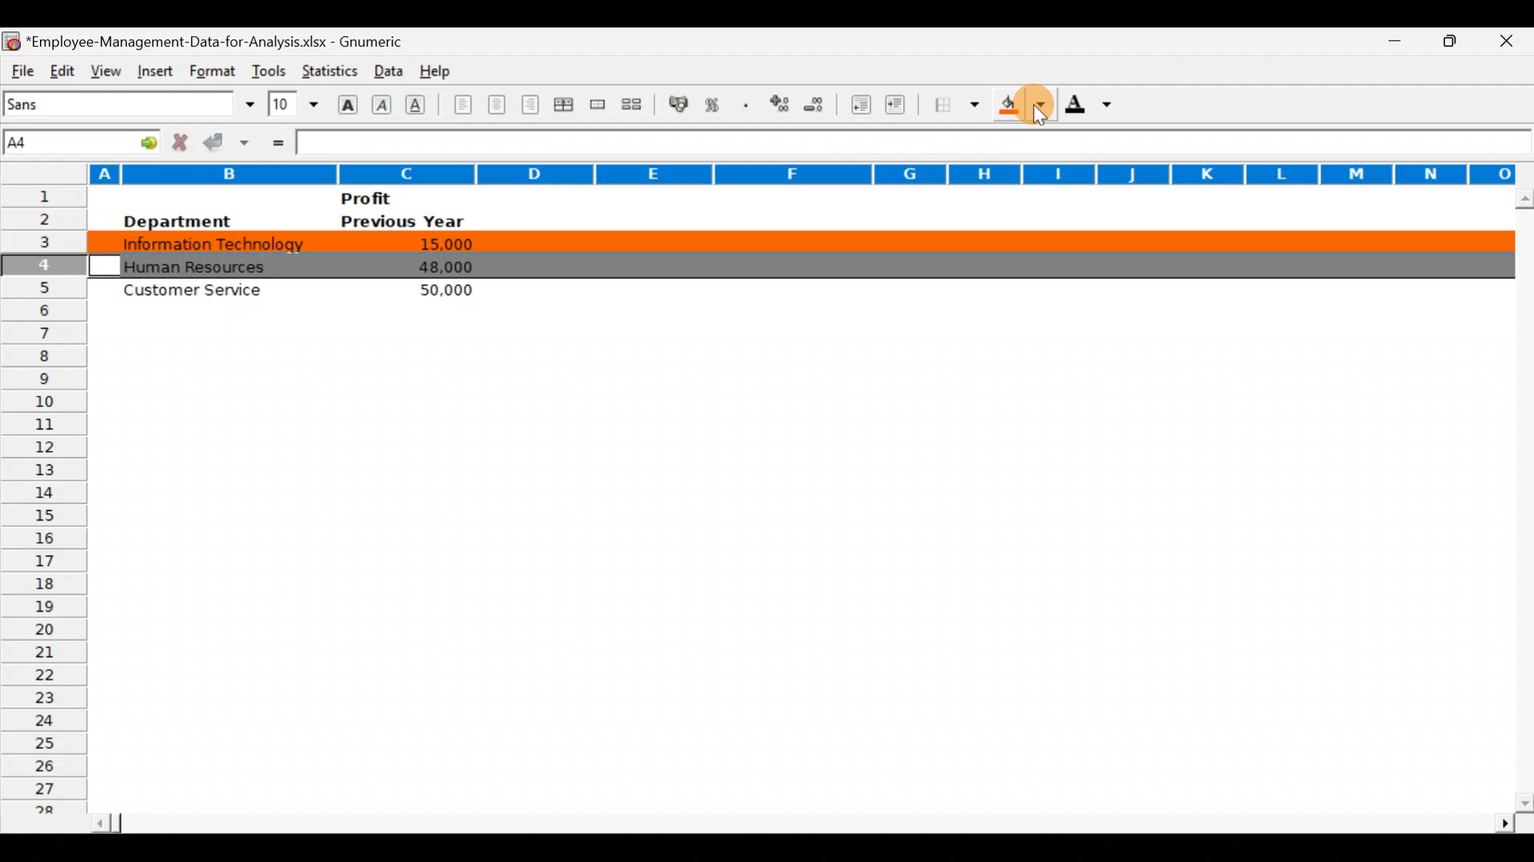  I want to click on Split merged range of cells, so click(632, 105).